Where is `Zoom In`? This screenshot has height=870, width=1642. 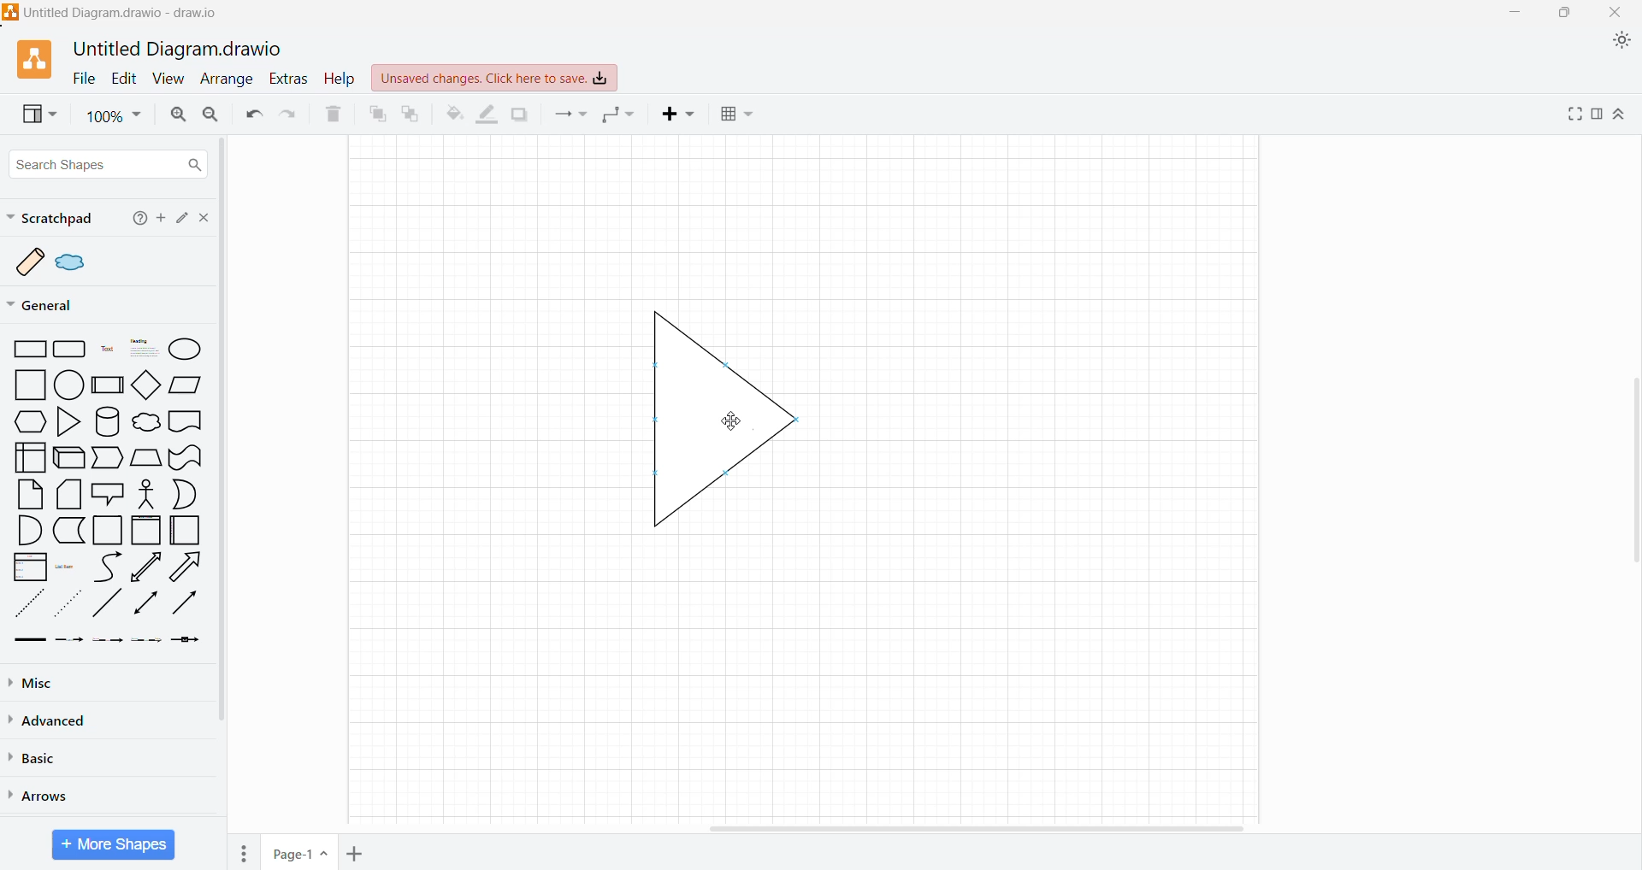
Zoom In is located at coordinates (178, 115).